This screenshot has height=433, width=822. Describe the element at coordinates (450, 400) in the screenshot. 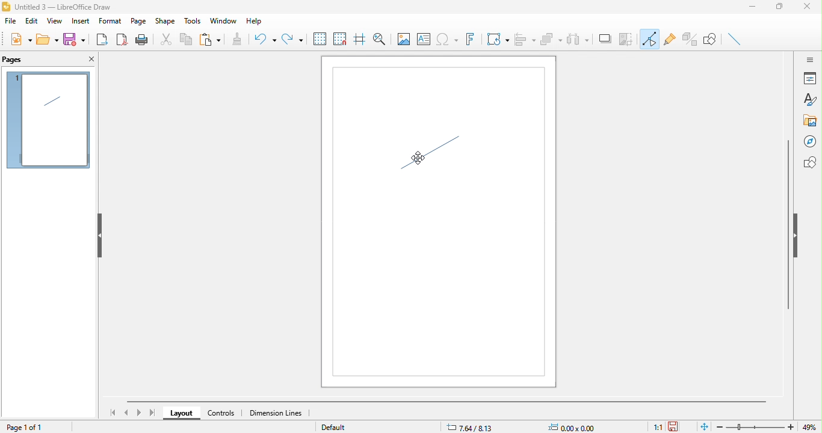

I see `horizontal scroll bar` at that location.